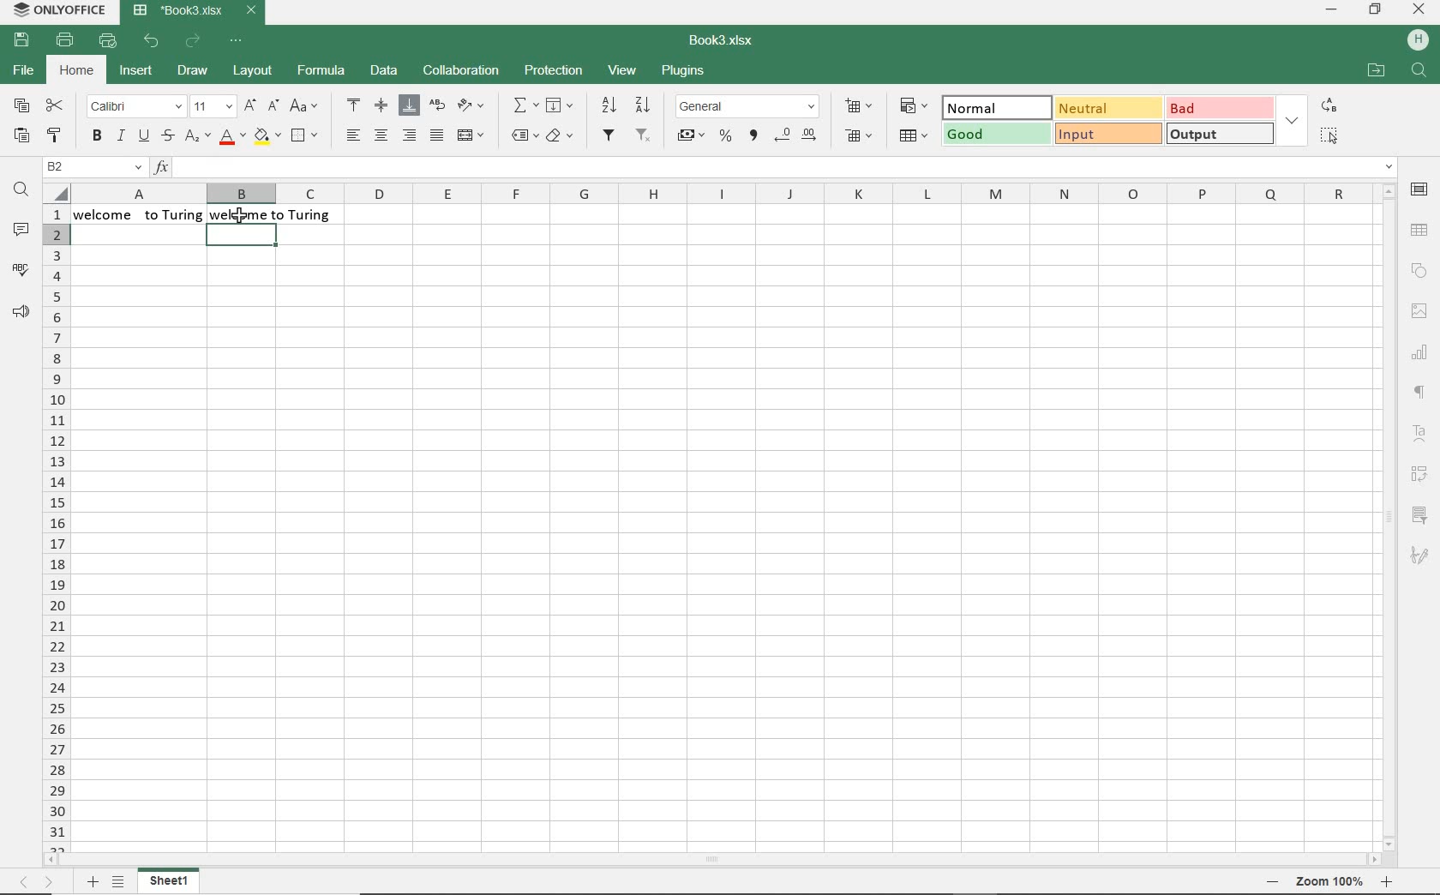 The width and height of the screenshot is (1440, 895). What do you see at coordinates (523, 137) in the screenshot?
I see `named ranges` at bounding box center [523, 137].